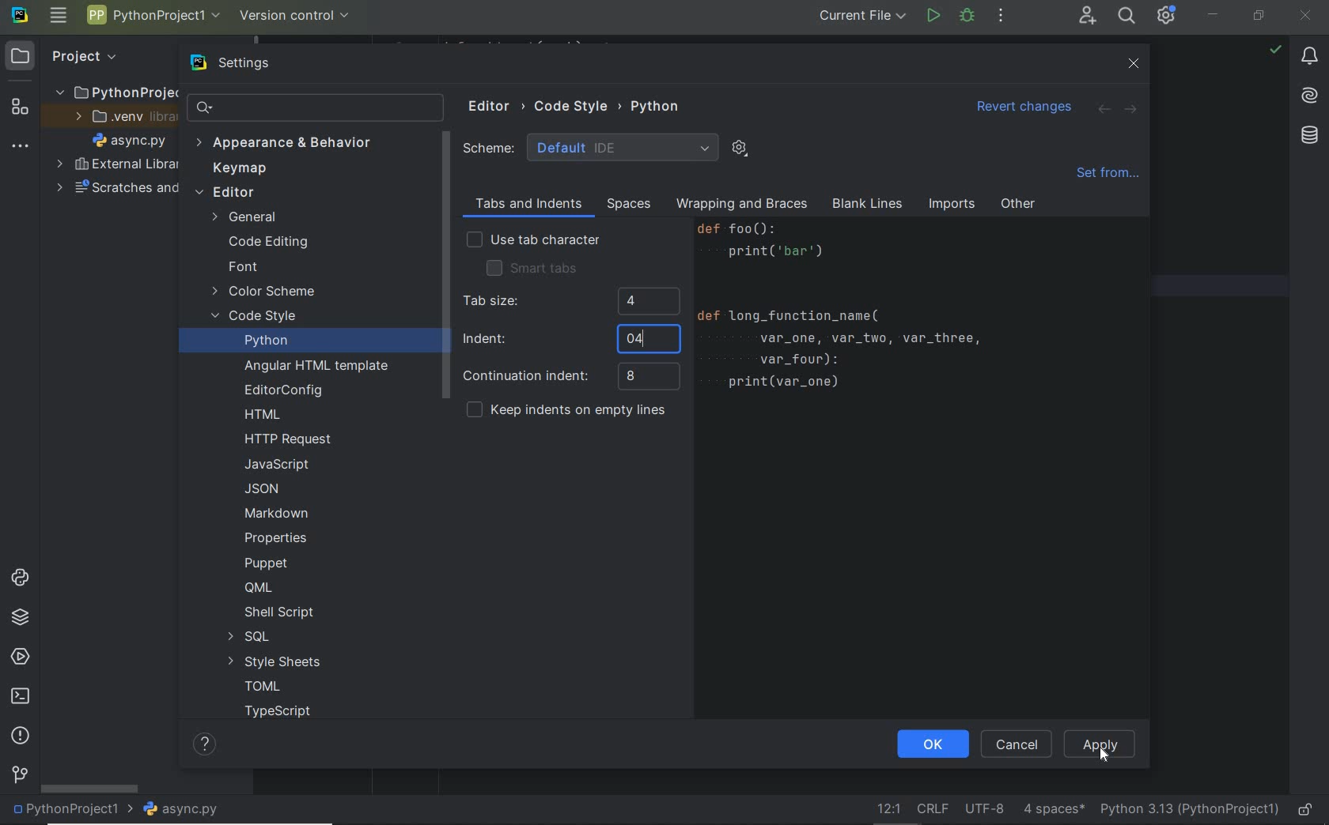  Describe the element at coordinates (60, 15) in the screenshot. I see `main menu` at that location.